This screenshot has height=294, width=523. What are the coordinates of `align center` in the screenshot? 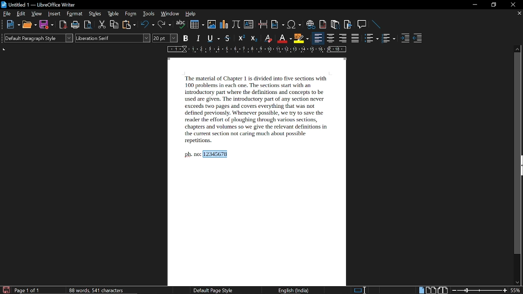 It's located at (331, 39).